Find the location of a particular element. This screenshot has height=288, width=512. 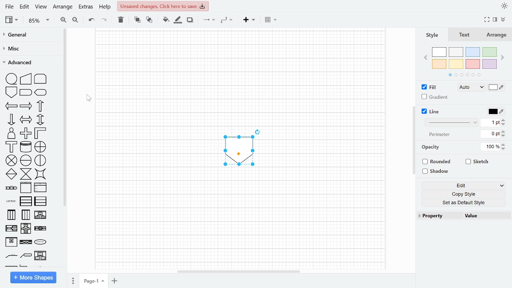

horizontal pool 2 is located at coordinates (40, 202).